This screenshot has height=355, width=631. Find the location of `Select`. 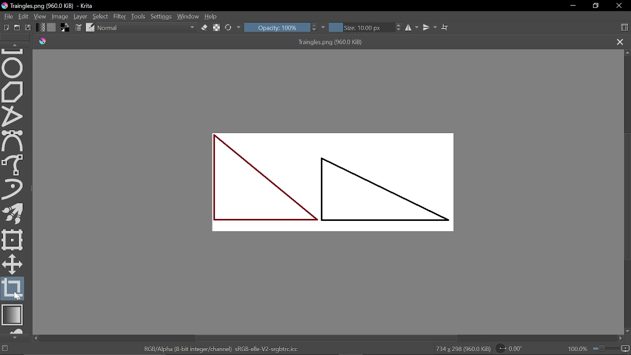

Select is located at coordinates (101, 17).